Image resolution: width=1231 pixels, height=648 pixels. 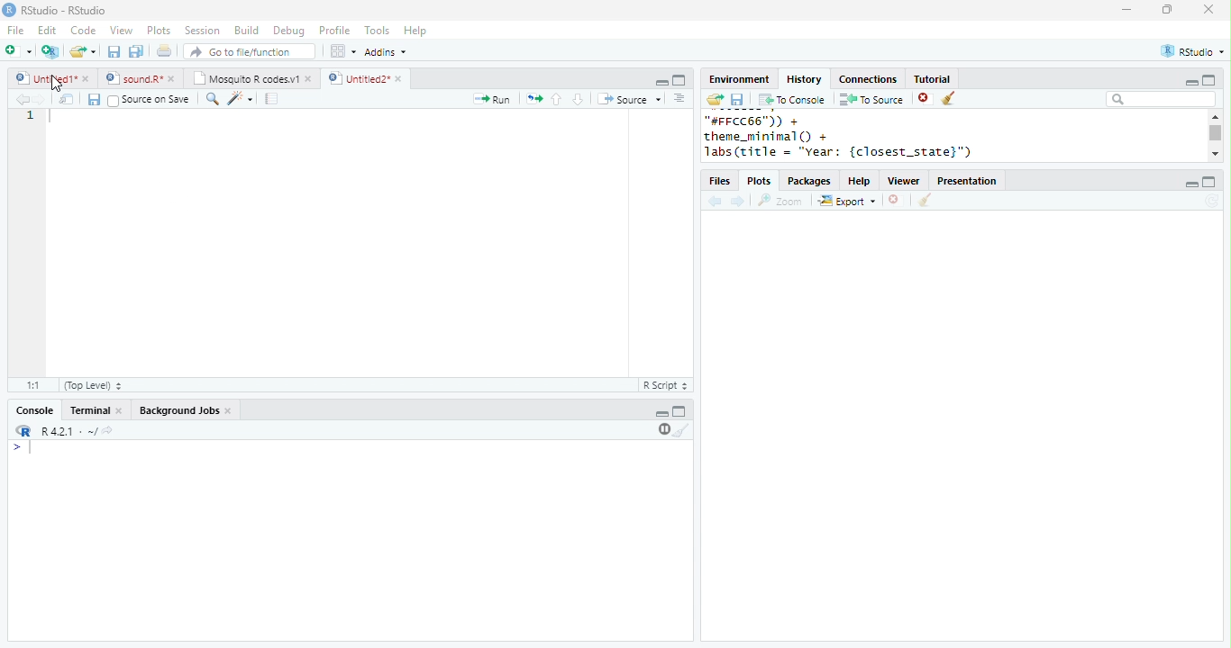 What do you see at coordinates (310, 80) in the screenshot?
I see `close` at bounding box center [310, 80].